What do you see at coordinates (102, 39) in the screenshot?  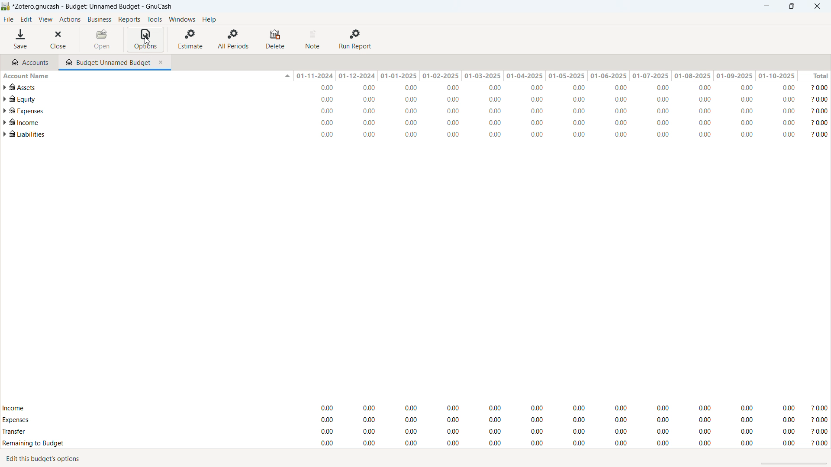 I see `open` at bounding box center [102, 39].